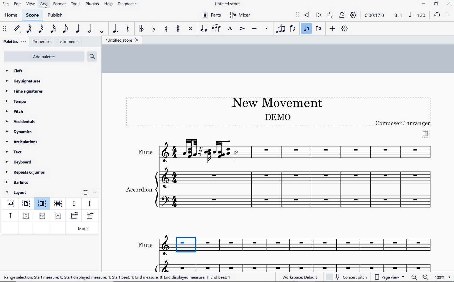 Image resolution: width=454 pixels, height=282 pixels. Describe the element at coordinates (17, 112) in the screenshot. I see `pitch` at that location.